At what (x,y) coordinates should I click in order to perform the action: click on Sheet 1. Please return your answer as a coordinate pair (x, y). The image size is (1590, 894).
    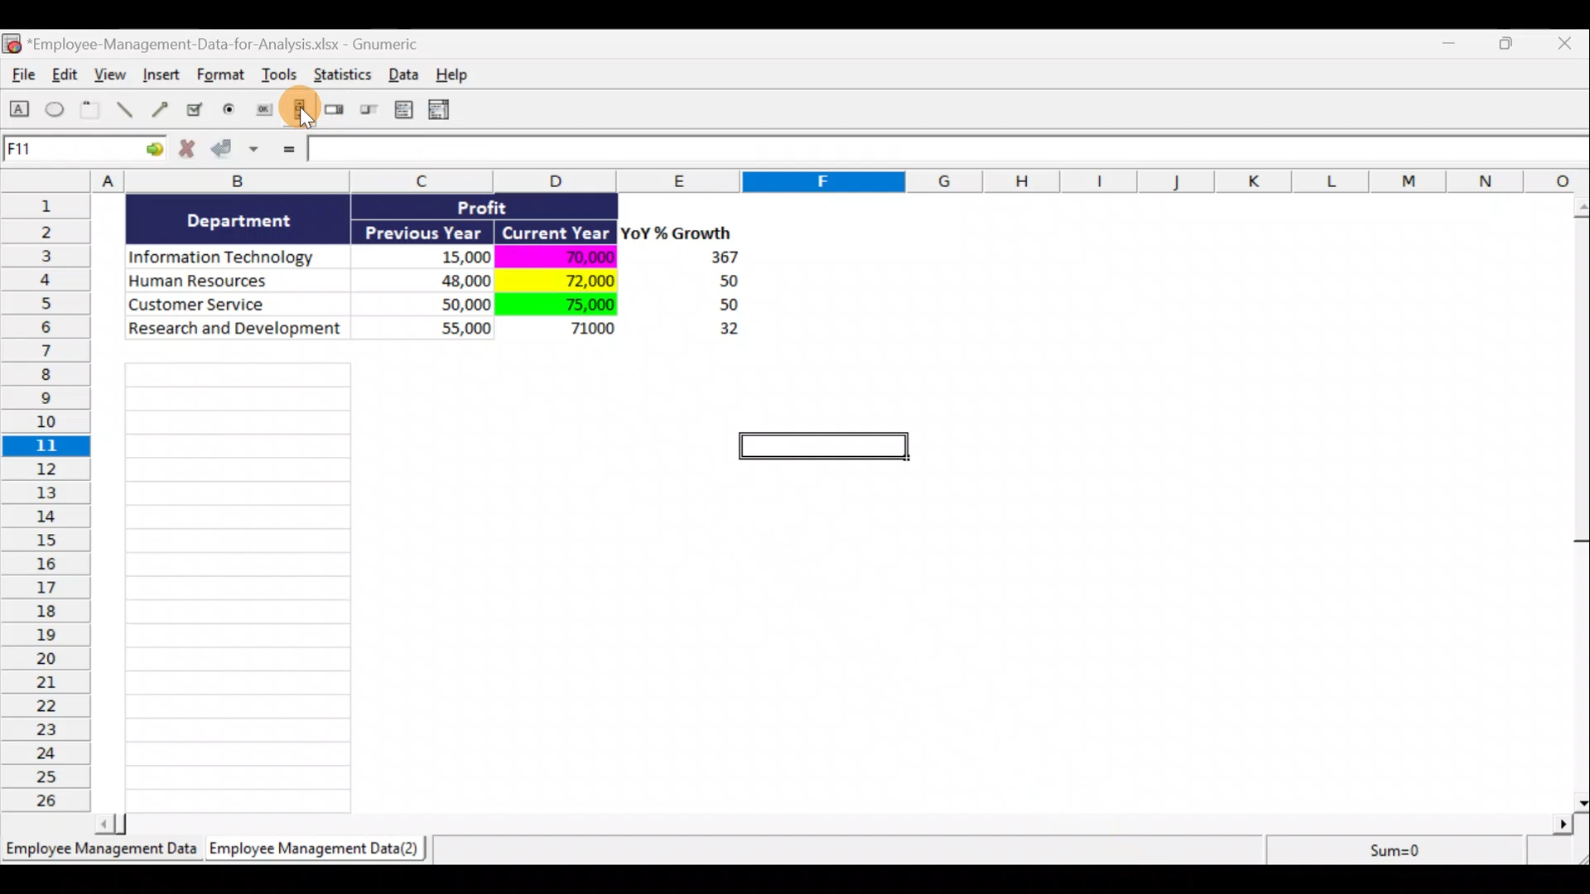
    Looking at the image, I should click on (104, 854).